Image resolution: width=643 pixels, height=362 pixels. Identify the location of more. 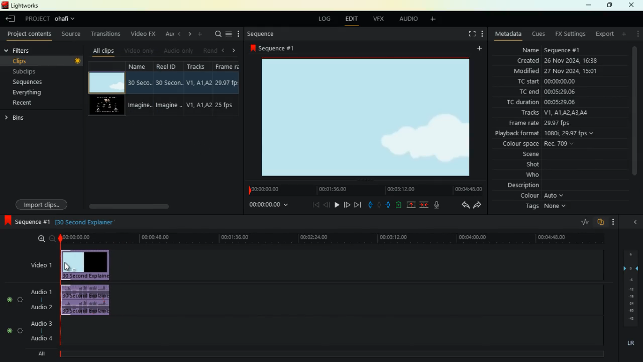
(202, 35).